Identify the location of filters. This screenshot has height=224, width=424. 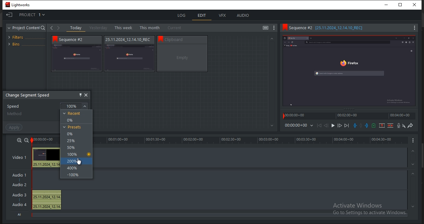
(19, 37).